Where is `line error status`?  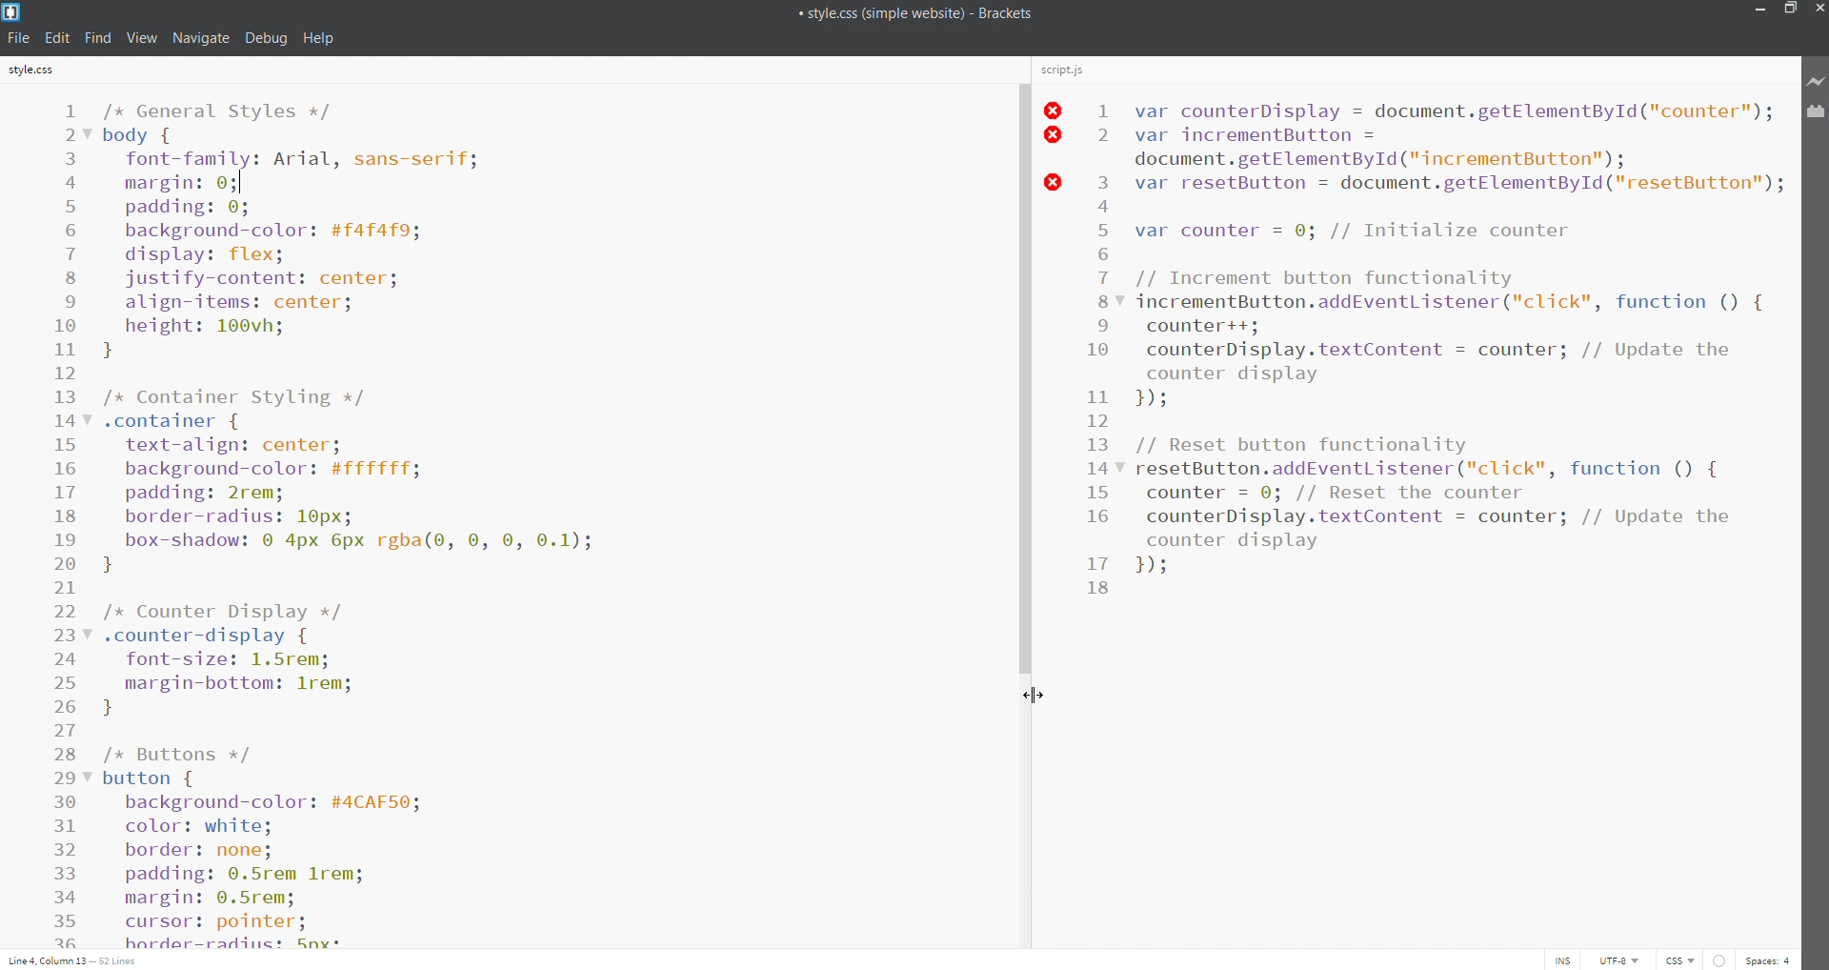
line error status is located at coordinates (1056, 143).